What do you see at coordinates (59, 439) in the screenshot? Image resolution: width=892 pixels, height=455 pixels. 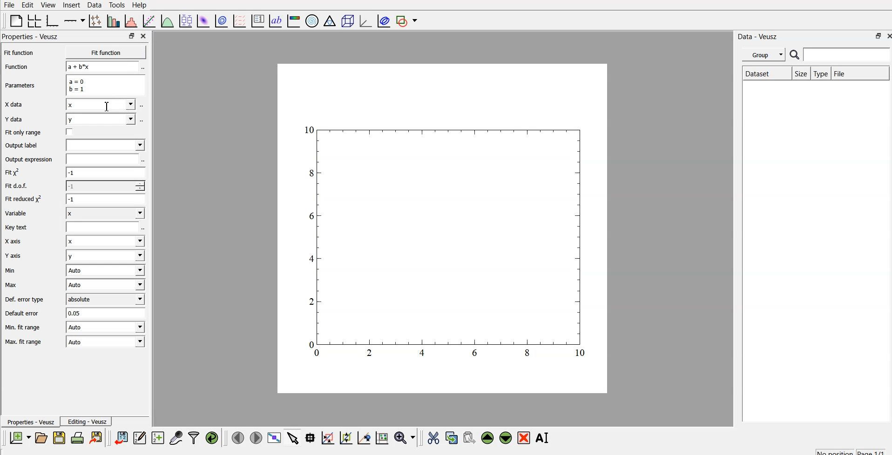 I see `save` at bounding box center [59, 439].